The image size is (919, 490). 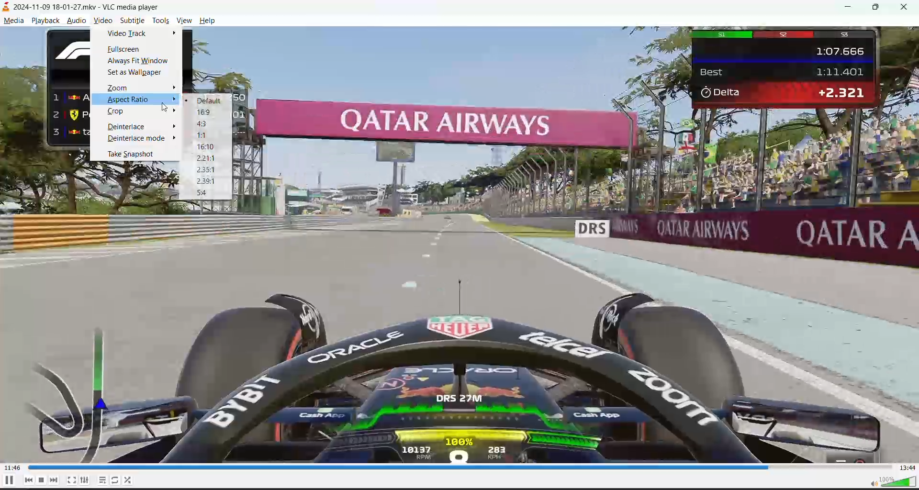 What do you see at coordinates (130, 34) in the screenshot?
I see `video track` at bounding box center [130, 34].